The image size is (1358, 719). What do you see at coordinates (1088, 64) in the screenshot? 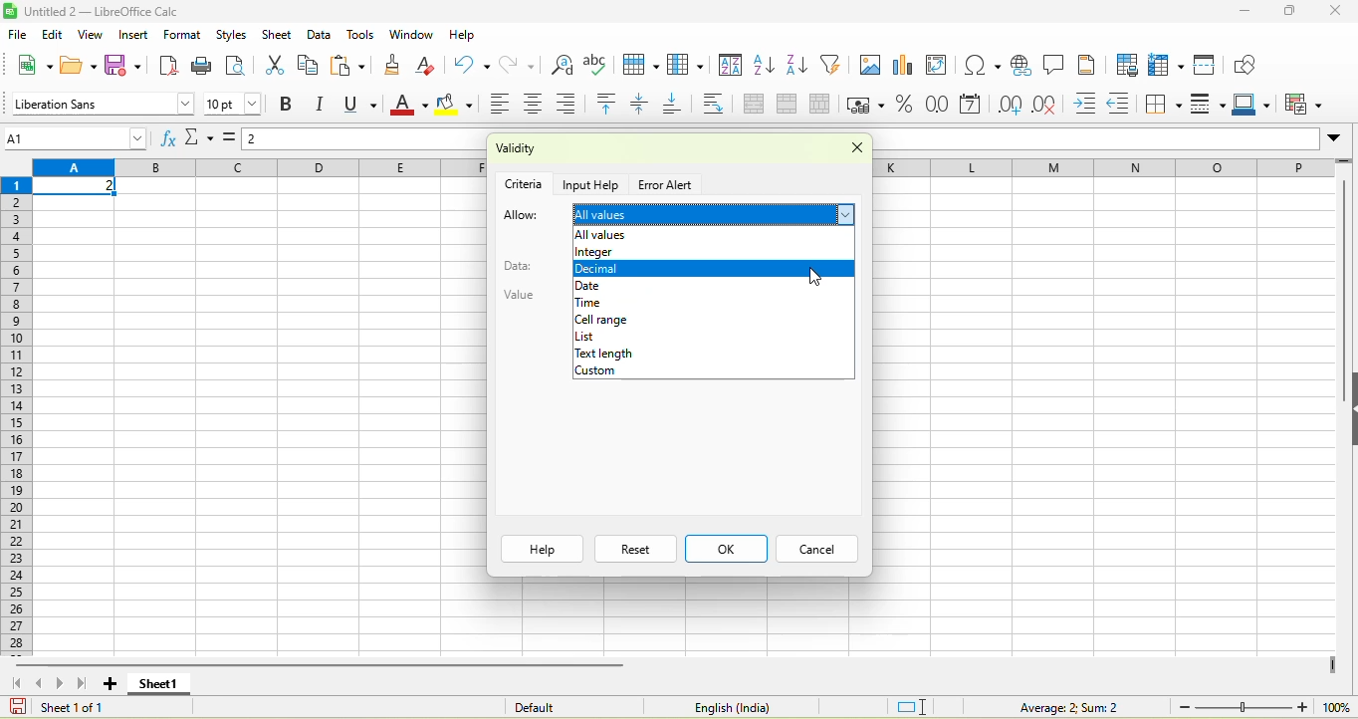
I see `headers and footers` at bounding box center [1088, 64].